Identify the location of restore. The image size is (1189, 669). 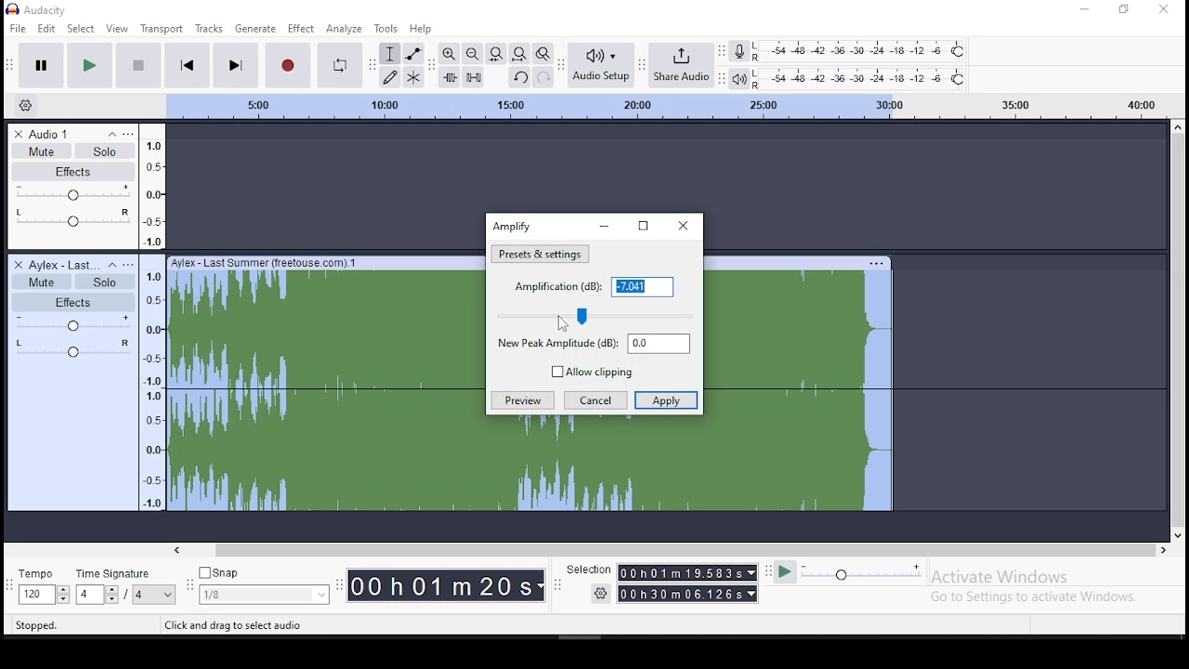
(1123, 10).